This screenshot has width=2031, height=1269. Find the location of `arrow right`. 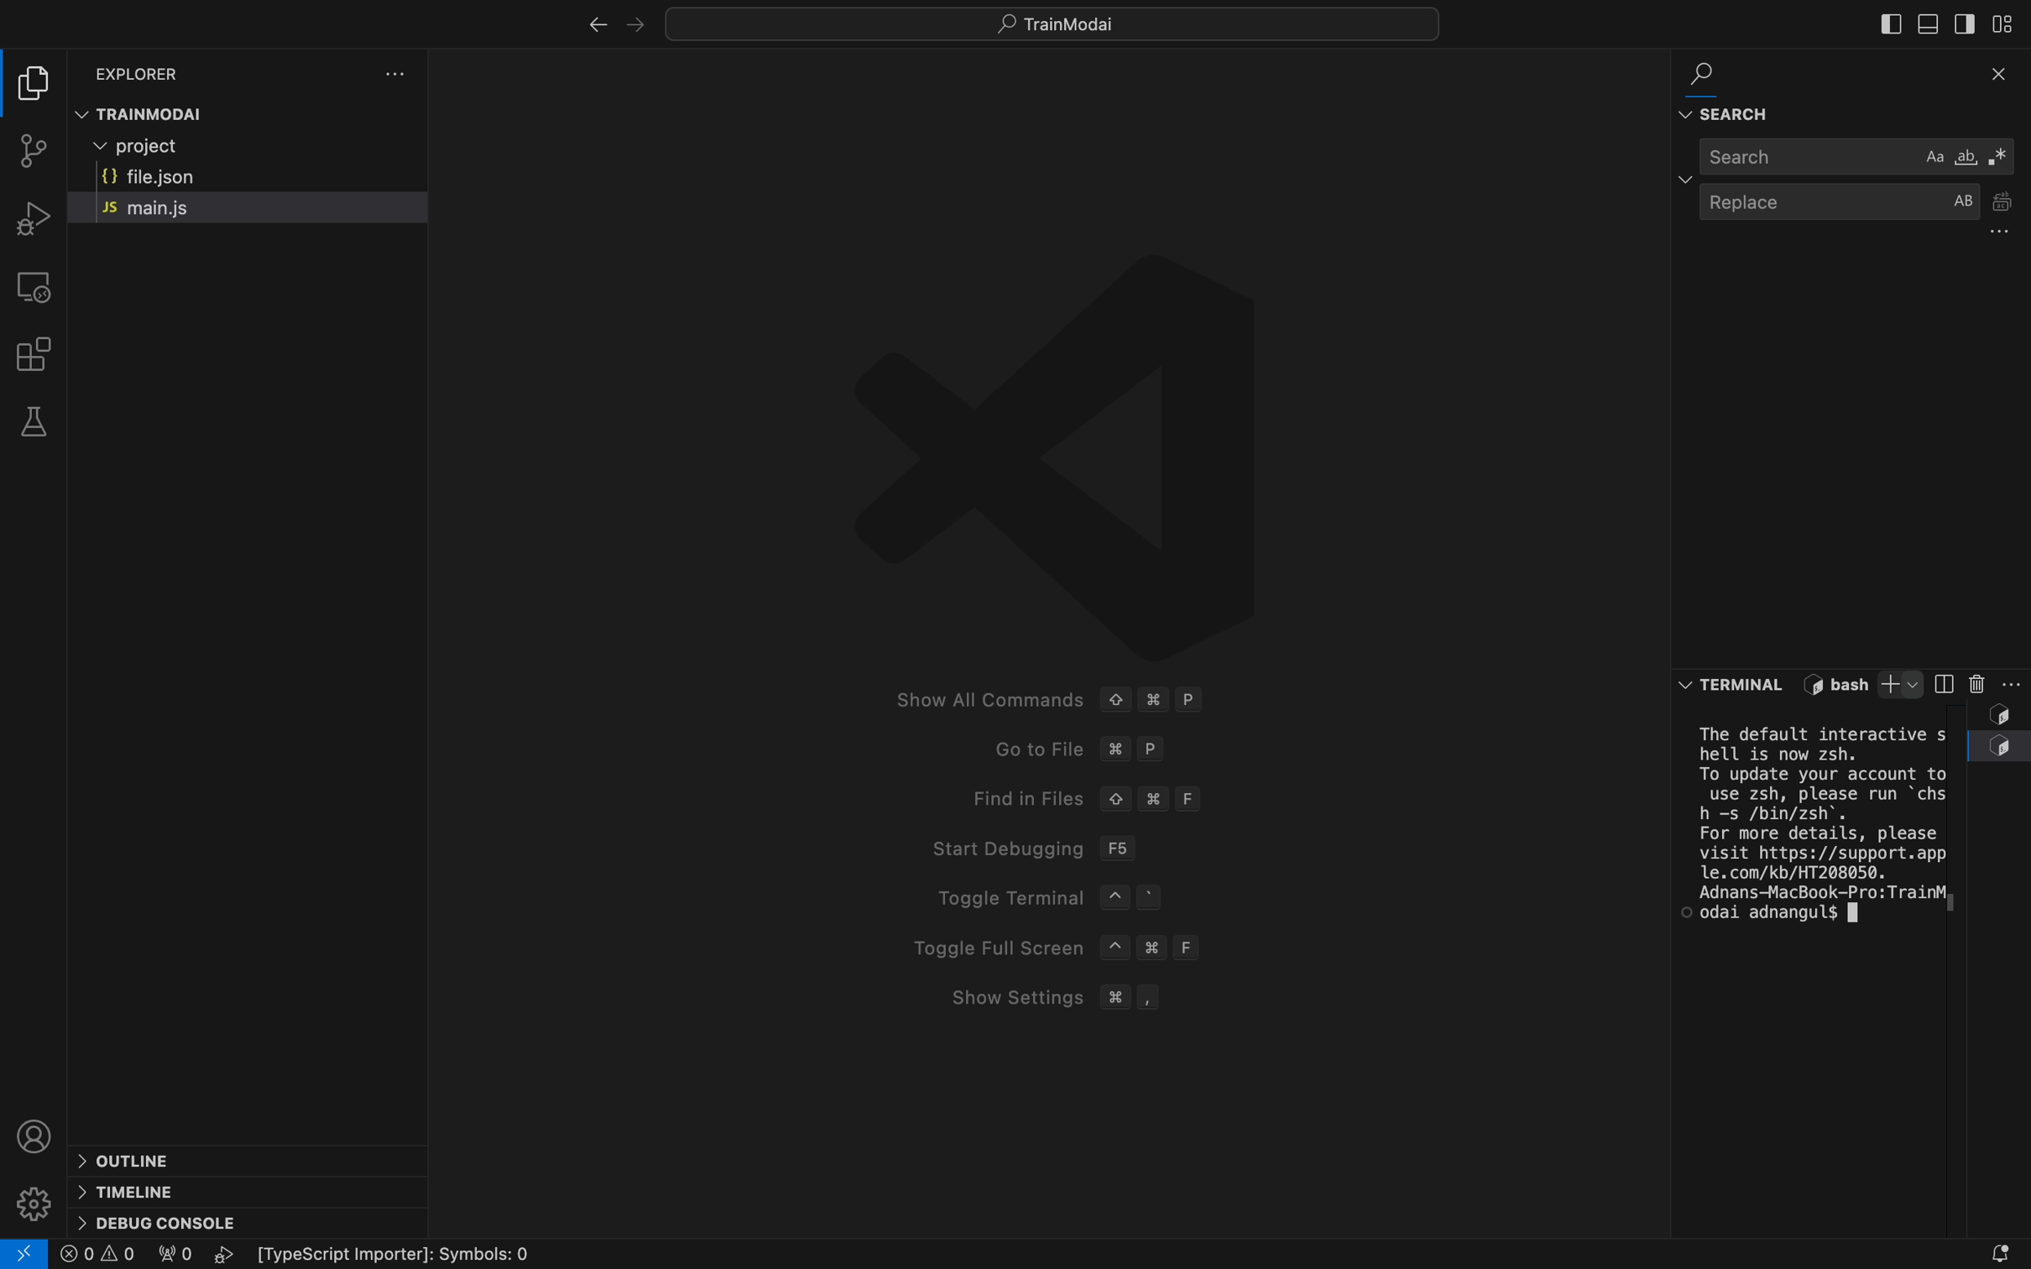

arrow right is located at coordinates (641, 24).